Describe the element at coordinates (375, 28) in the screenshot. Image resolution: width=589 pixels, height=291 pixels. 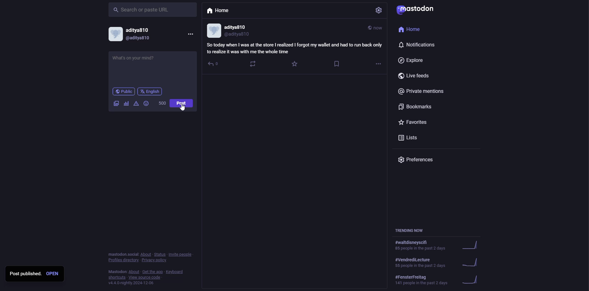
I see `now` at that location.